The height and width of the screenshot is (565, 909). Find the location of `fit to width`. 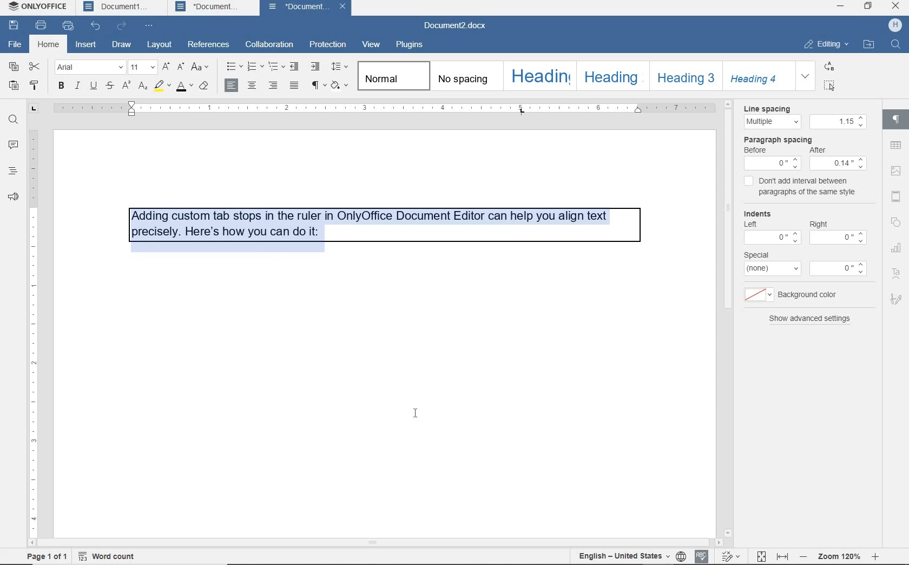

fit to width is located at coordinates (782, 555).